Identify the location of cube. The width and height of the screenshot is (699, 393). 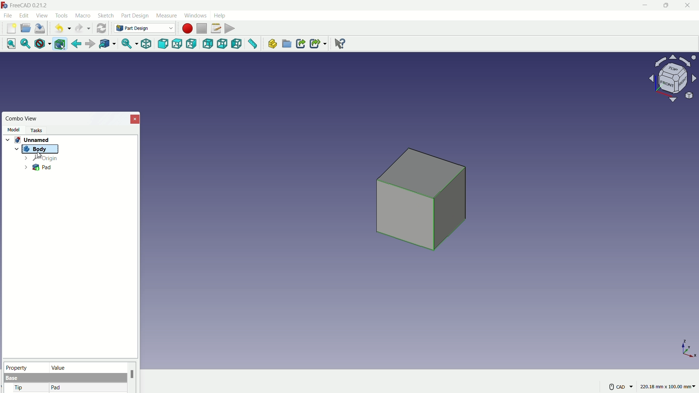
(423, 203).